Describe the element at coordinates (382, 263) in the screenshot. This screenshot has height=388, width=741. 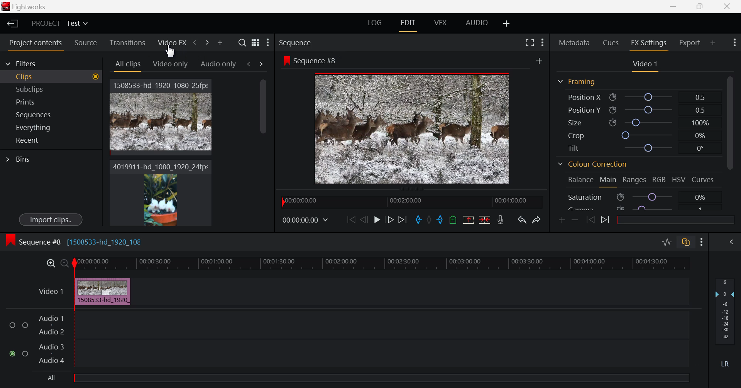
I see `Project Timeline` at that location.